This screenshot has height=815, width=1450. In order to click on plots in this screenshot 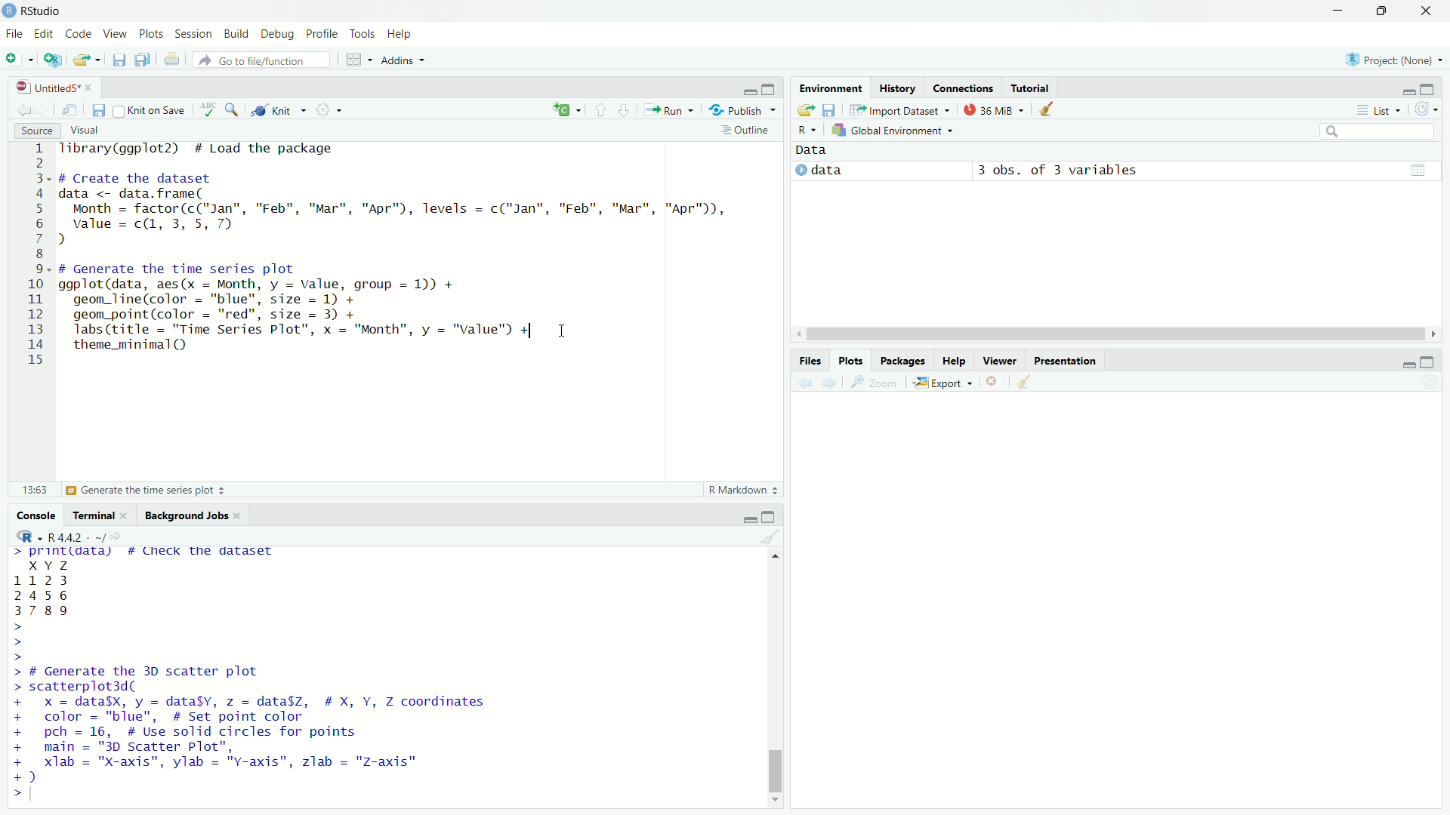, I will do `click(152, 34)`.